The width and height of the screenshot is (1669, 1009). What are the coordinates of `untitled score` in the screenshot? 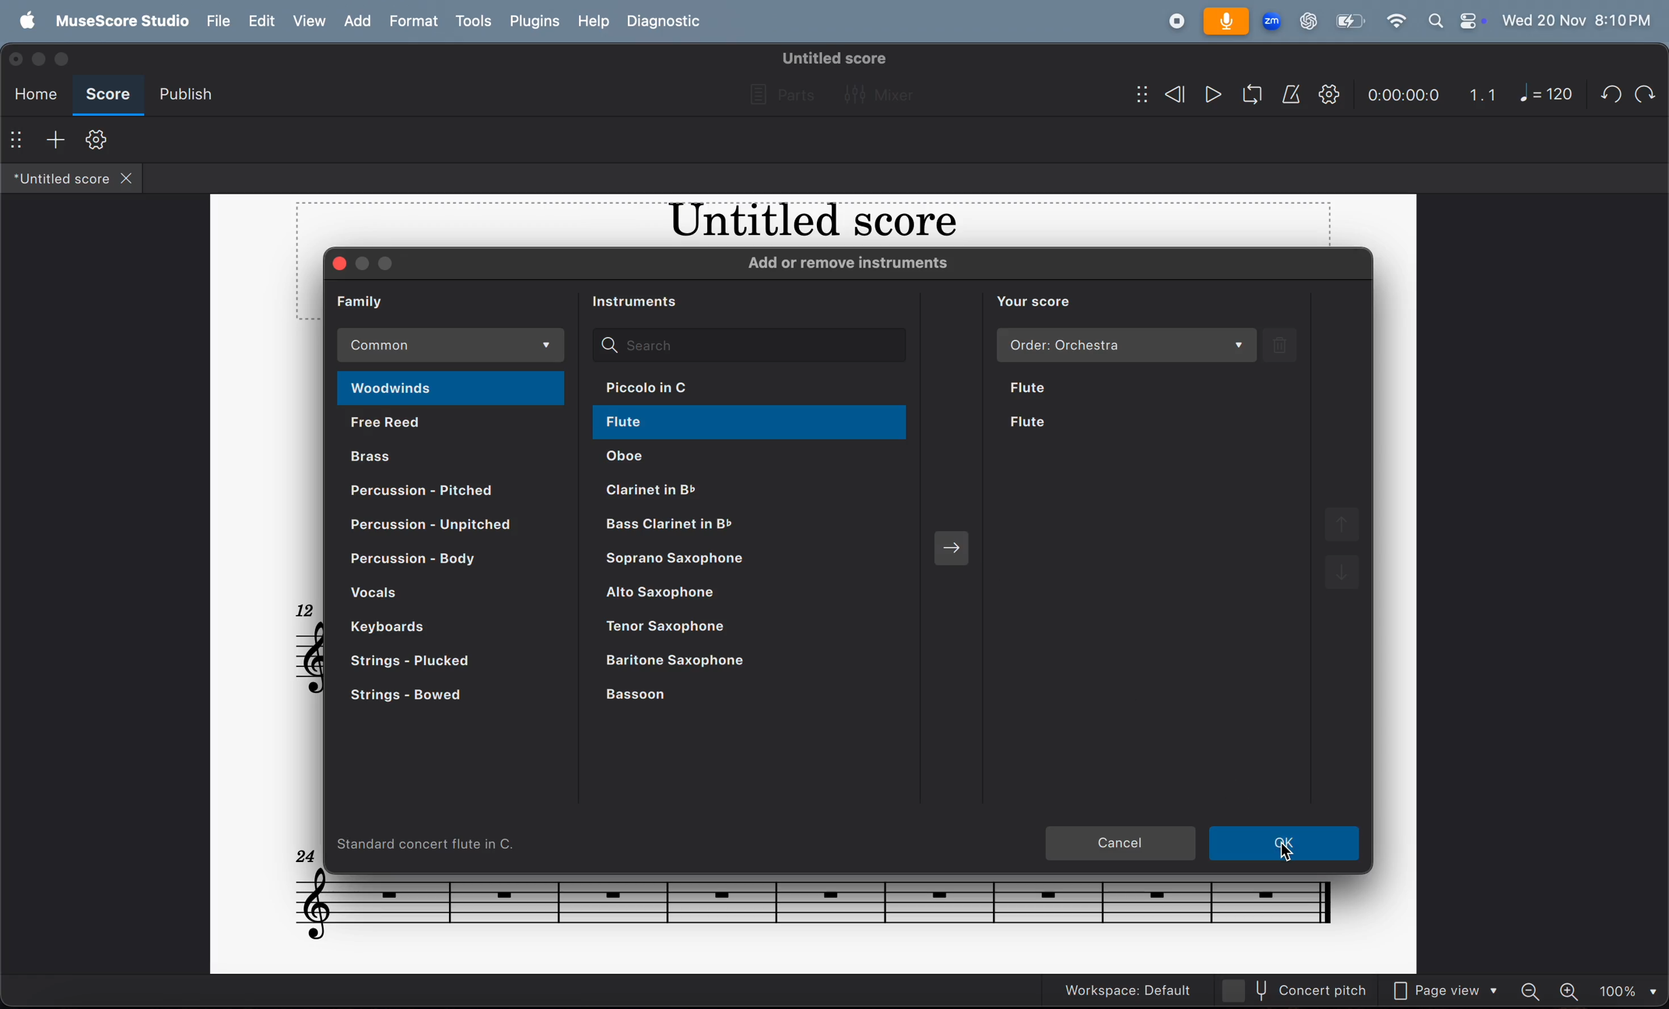 It's located at (832, 56).